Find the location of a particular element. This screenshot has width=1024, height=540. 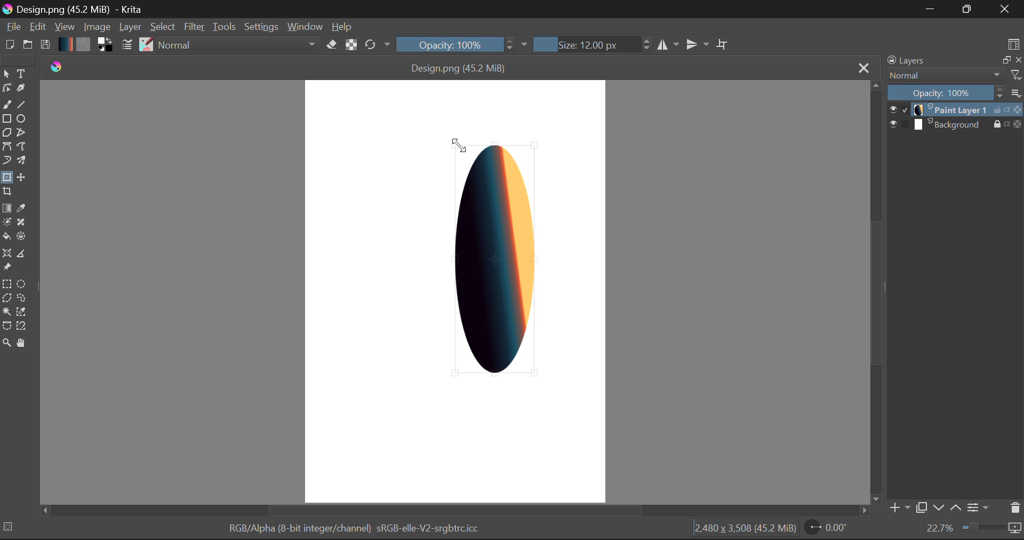

Add Layer is located at coordinates (899, 508).